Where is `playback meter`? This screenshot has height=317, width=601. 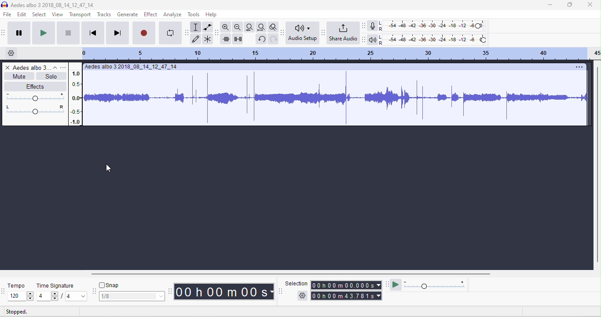 playback meter is located at coordinates (373, 40).